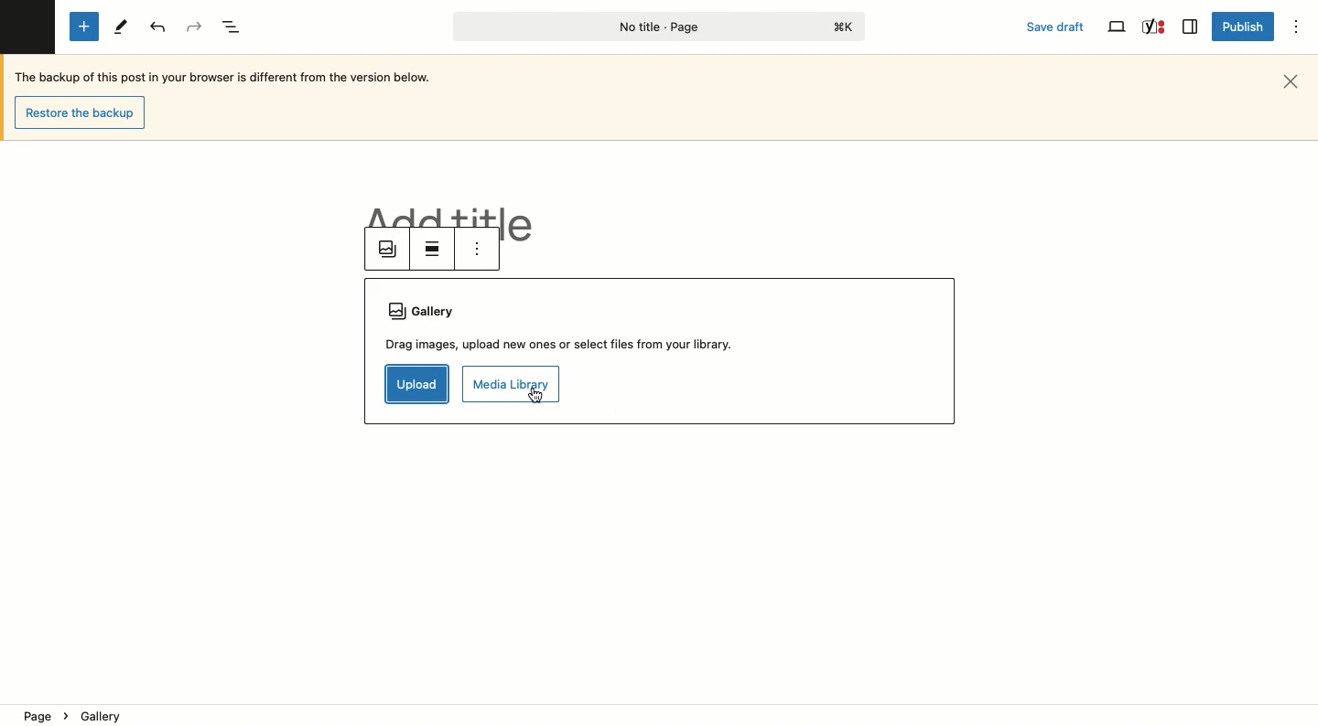 The image size is (1318, 726). What do you see at coordinates (159, 28) in the screenshot?
I see `Undo` at bounding box center [159, 28].